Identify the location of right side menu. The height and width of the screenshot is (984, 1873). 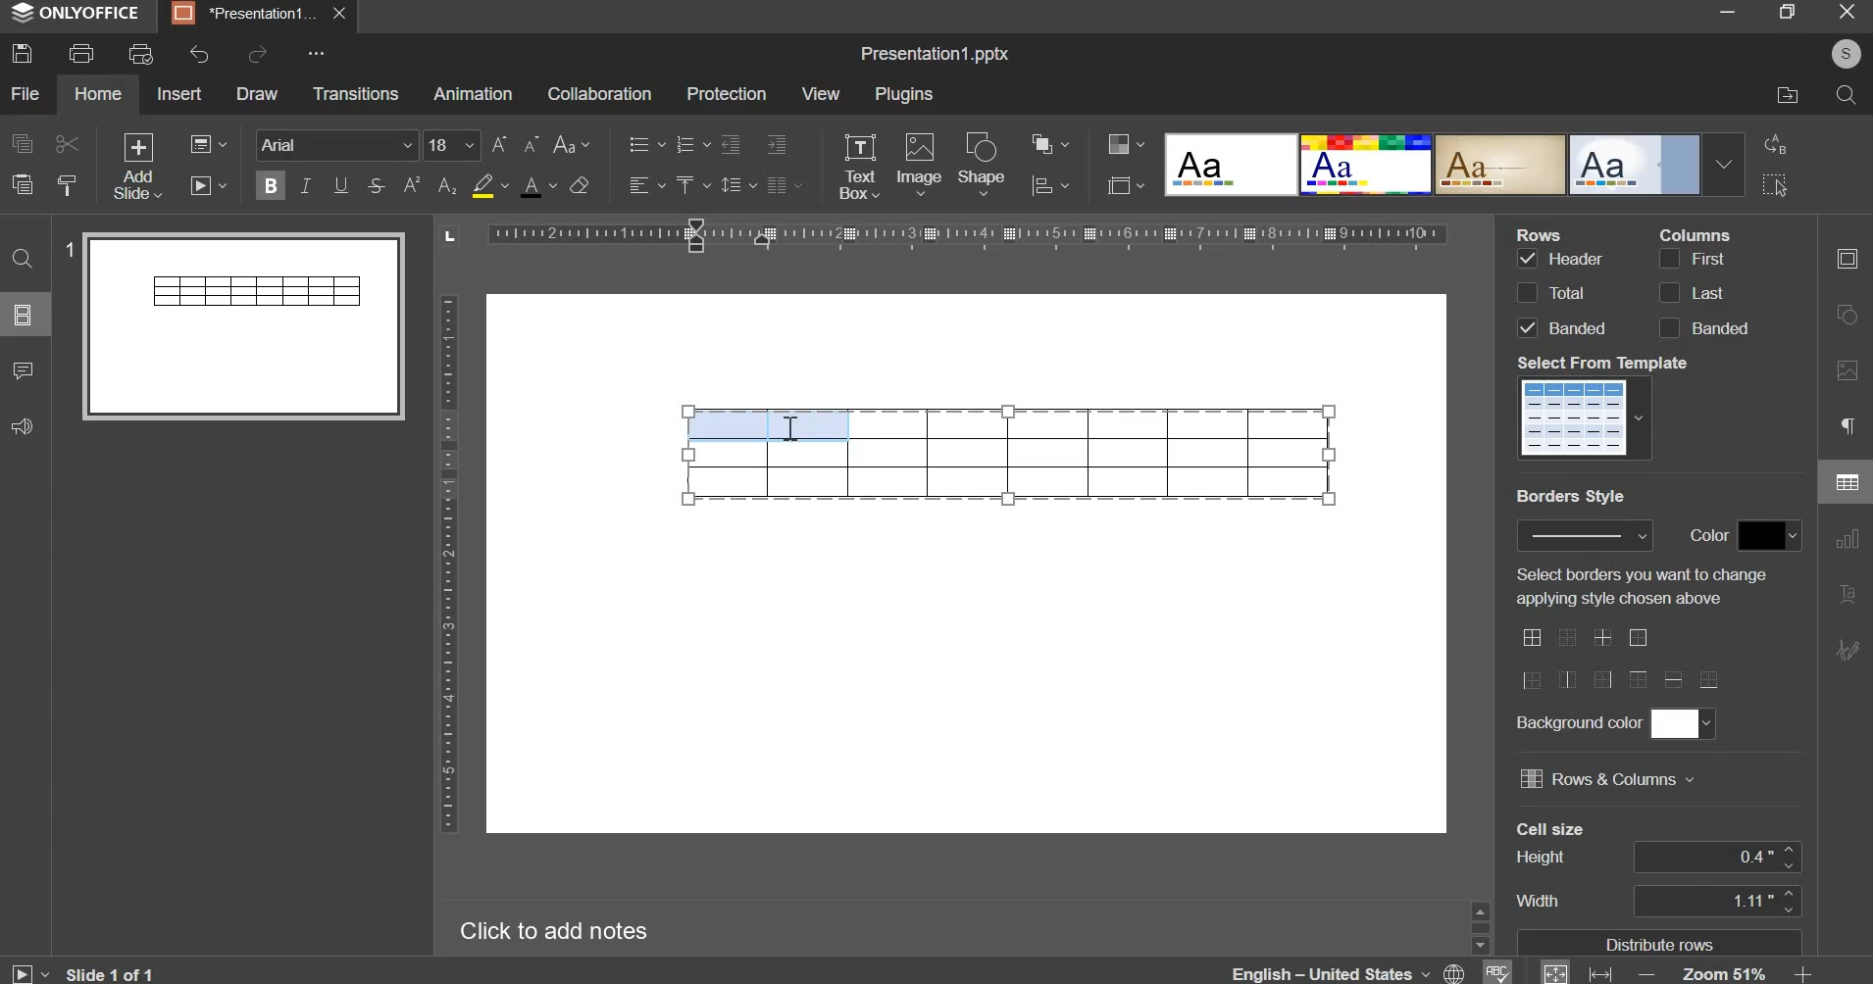
(1847, 460).